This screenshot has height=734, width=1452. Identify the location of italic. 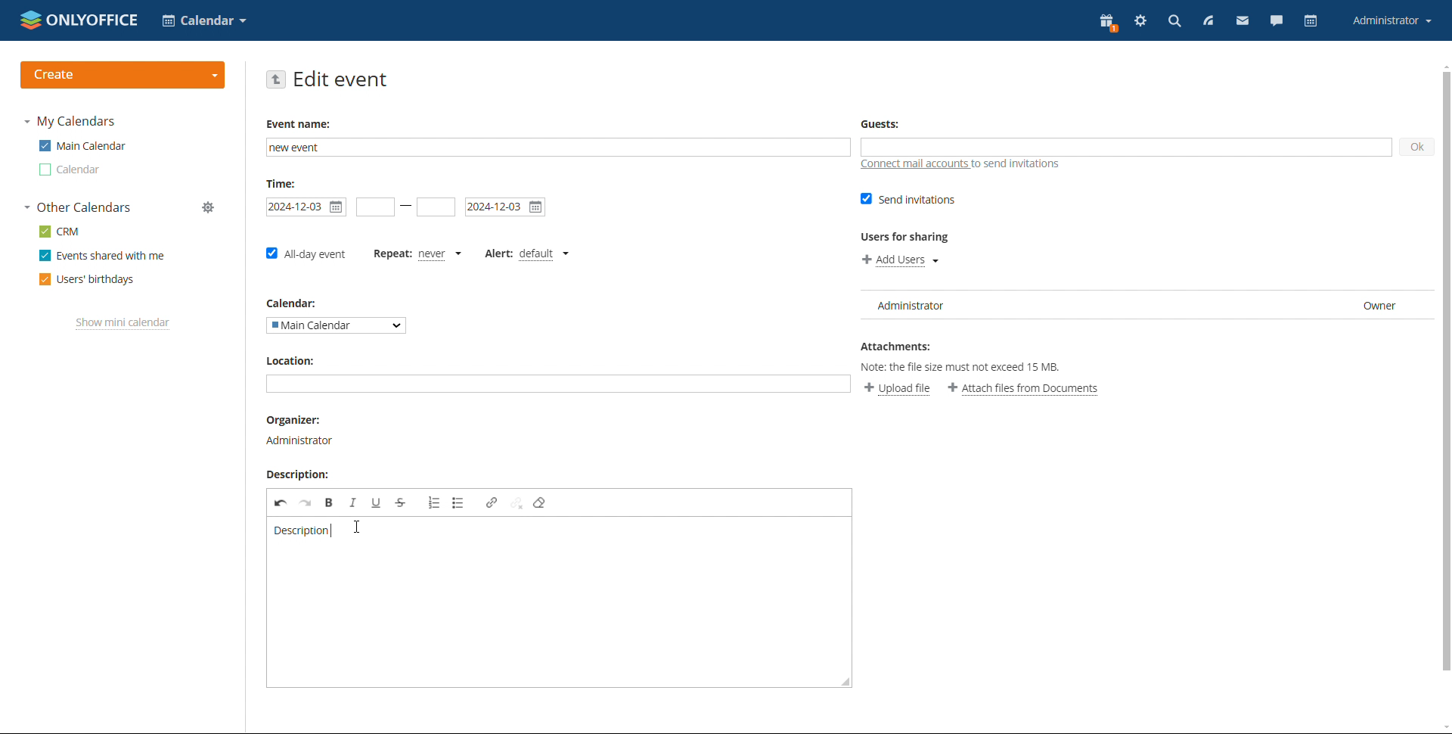
(353, 502).